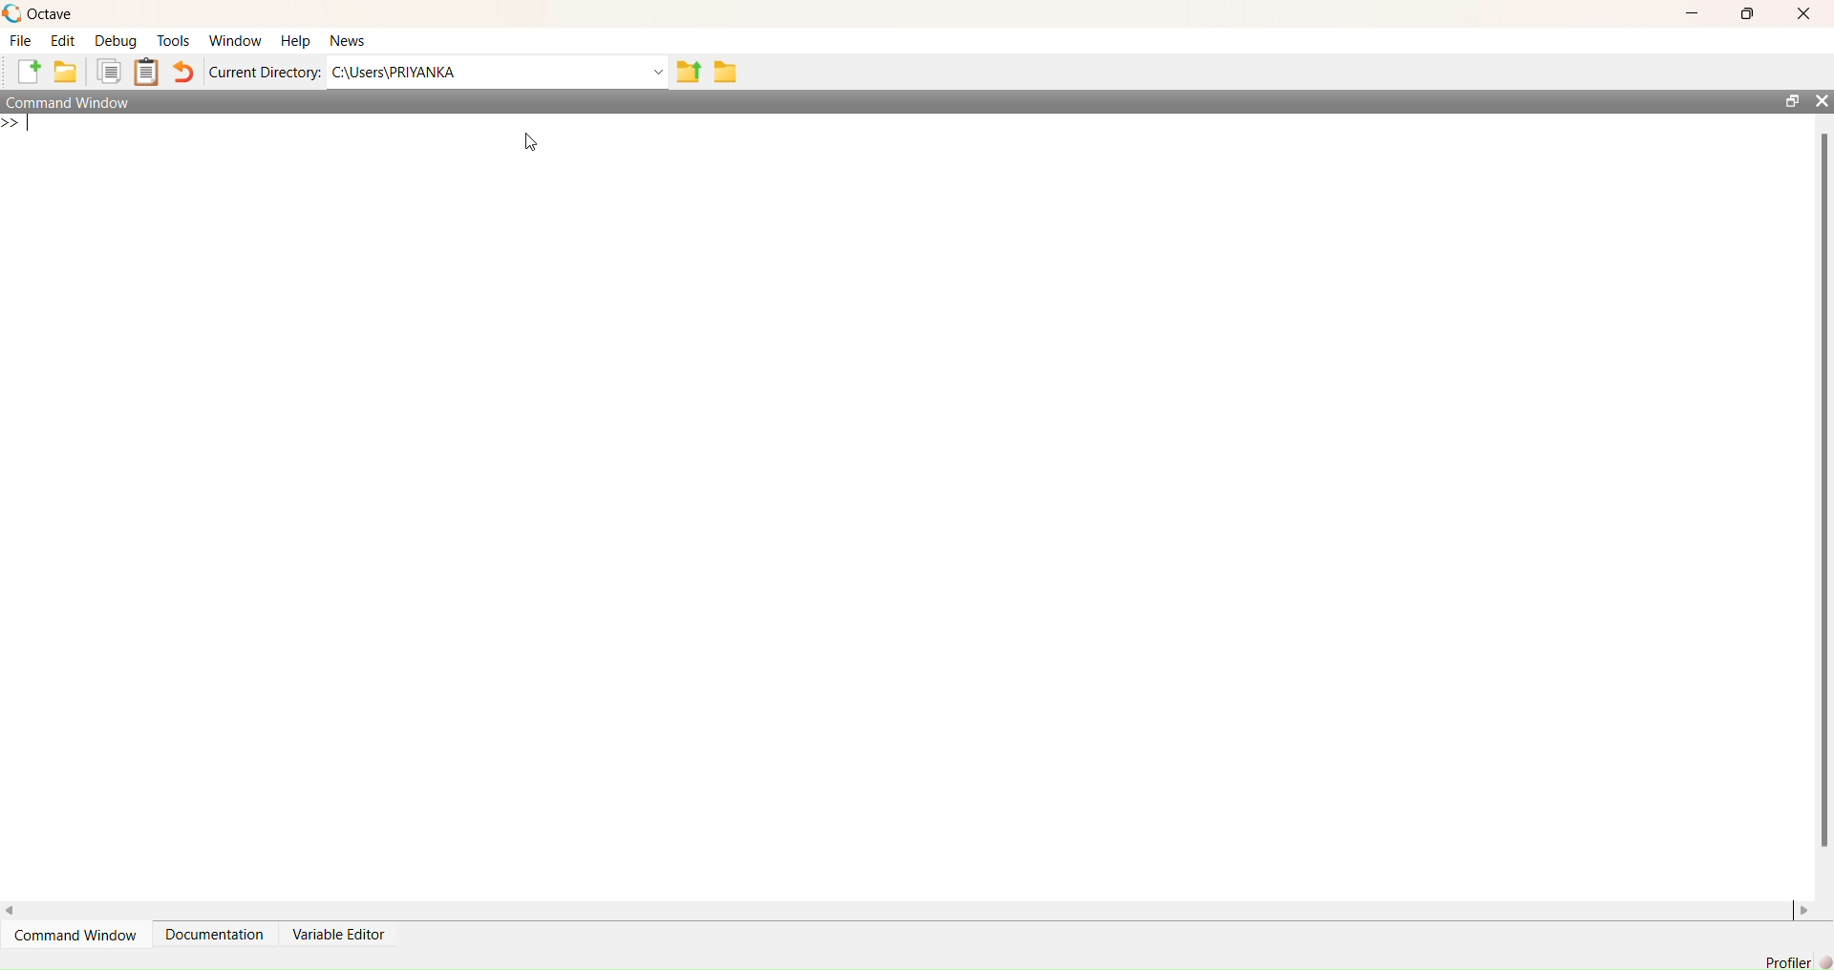 This screenshot has width=1834, height=970. Describe the element at coordinates (531, 140) in the screenshot. I see `cursor` at that location.